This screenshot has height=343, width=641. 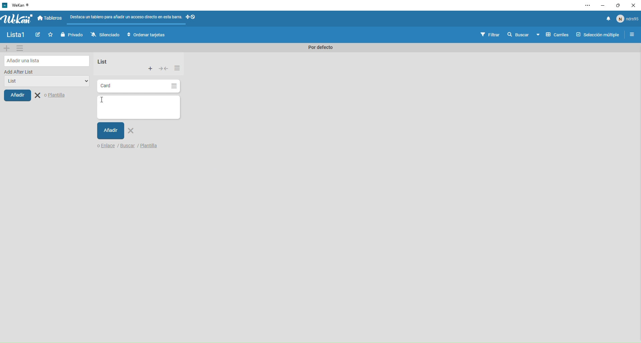 I want to click on List, so click(x=44, y=82).